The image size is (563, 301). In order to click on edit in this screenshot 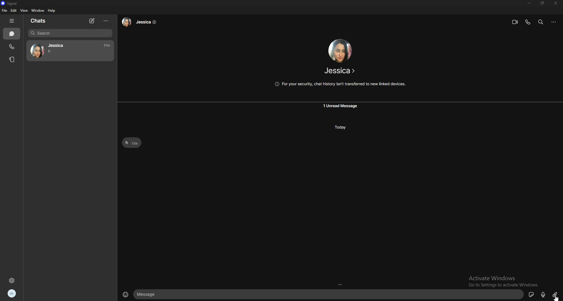, I will do `click(14, 11)`.